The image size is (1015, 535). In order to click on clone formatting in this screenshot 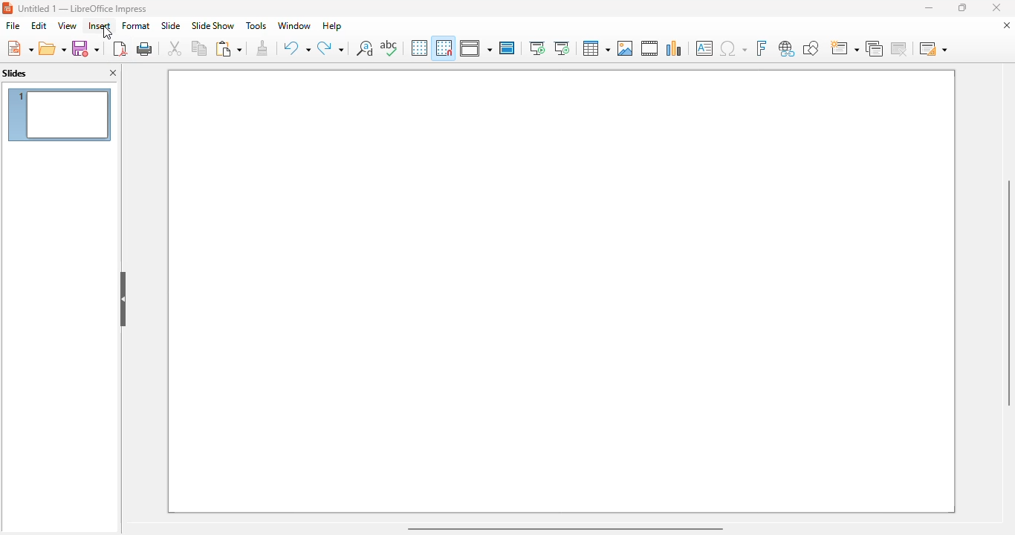, I will do `click(263, 48)`.